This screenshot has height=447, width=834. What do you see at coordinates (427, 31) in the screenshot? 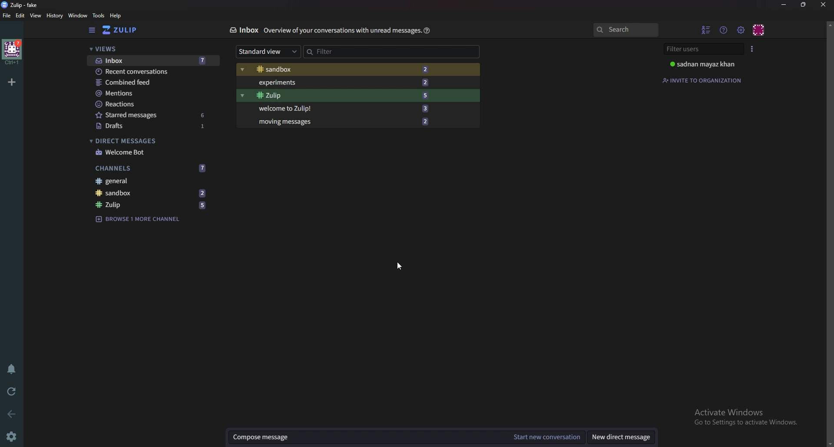
I see `help` at bounding box center [427, 31].